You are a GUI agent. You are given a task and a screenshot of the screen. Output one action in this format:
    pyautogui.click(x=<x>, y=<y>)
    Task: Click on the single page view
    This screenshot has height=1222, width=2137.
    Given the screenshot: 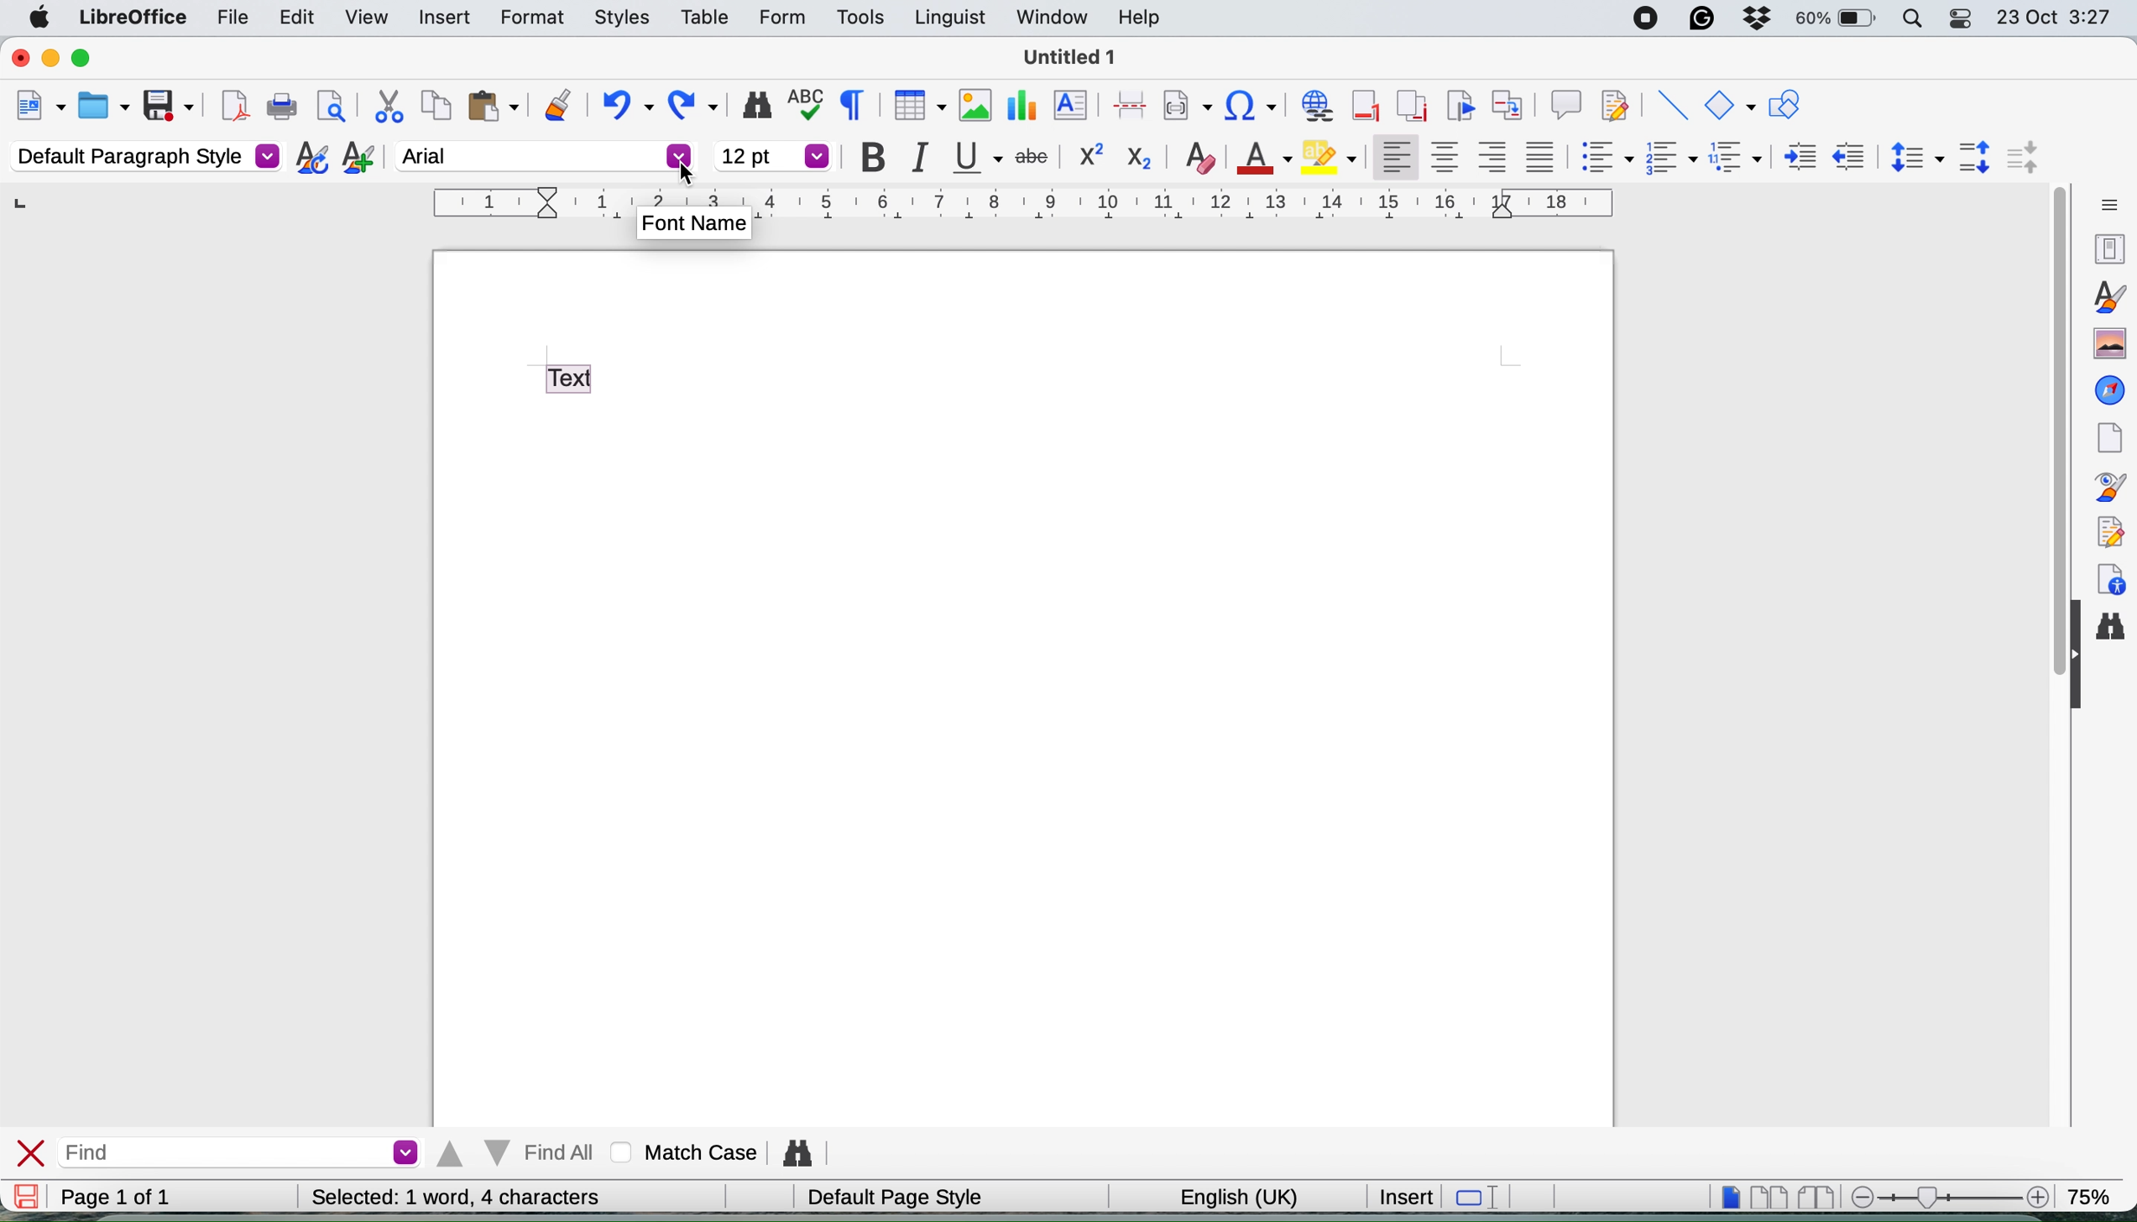 What is the action you would take?
    pyautogui.click(x=1722, y=1196)
    